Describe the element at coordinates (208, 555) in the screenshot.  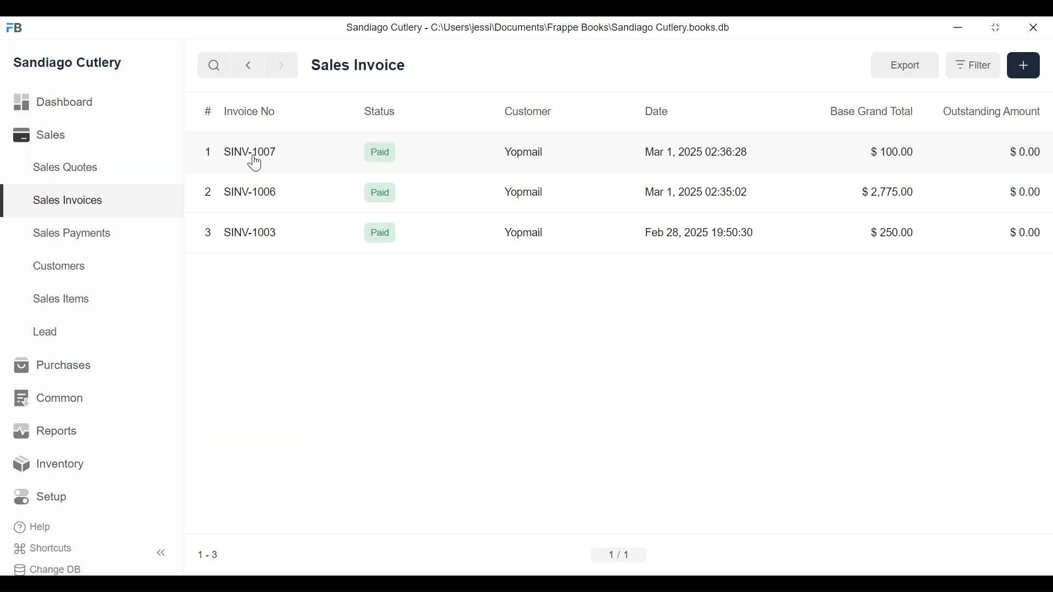
I see `1-3` at that location.